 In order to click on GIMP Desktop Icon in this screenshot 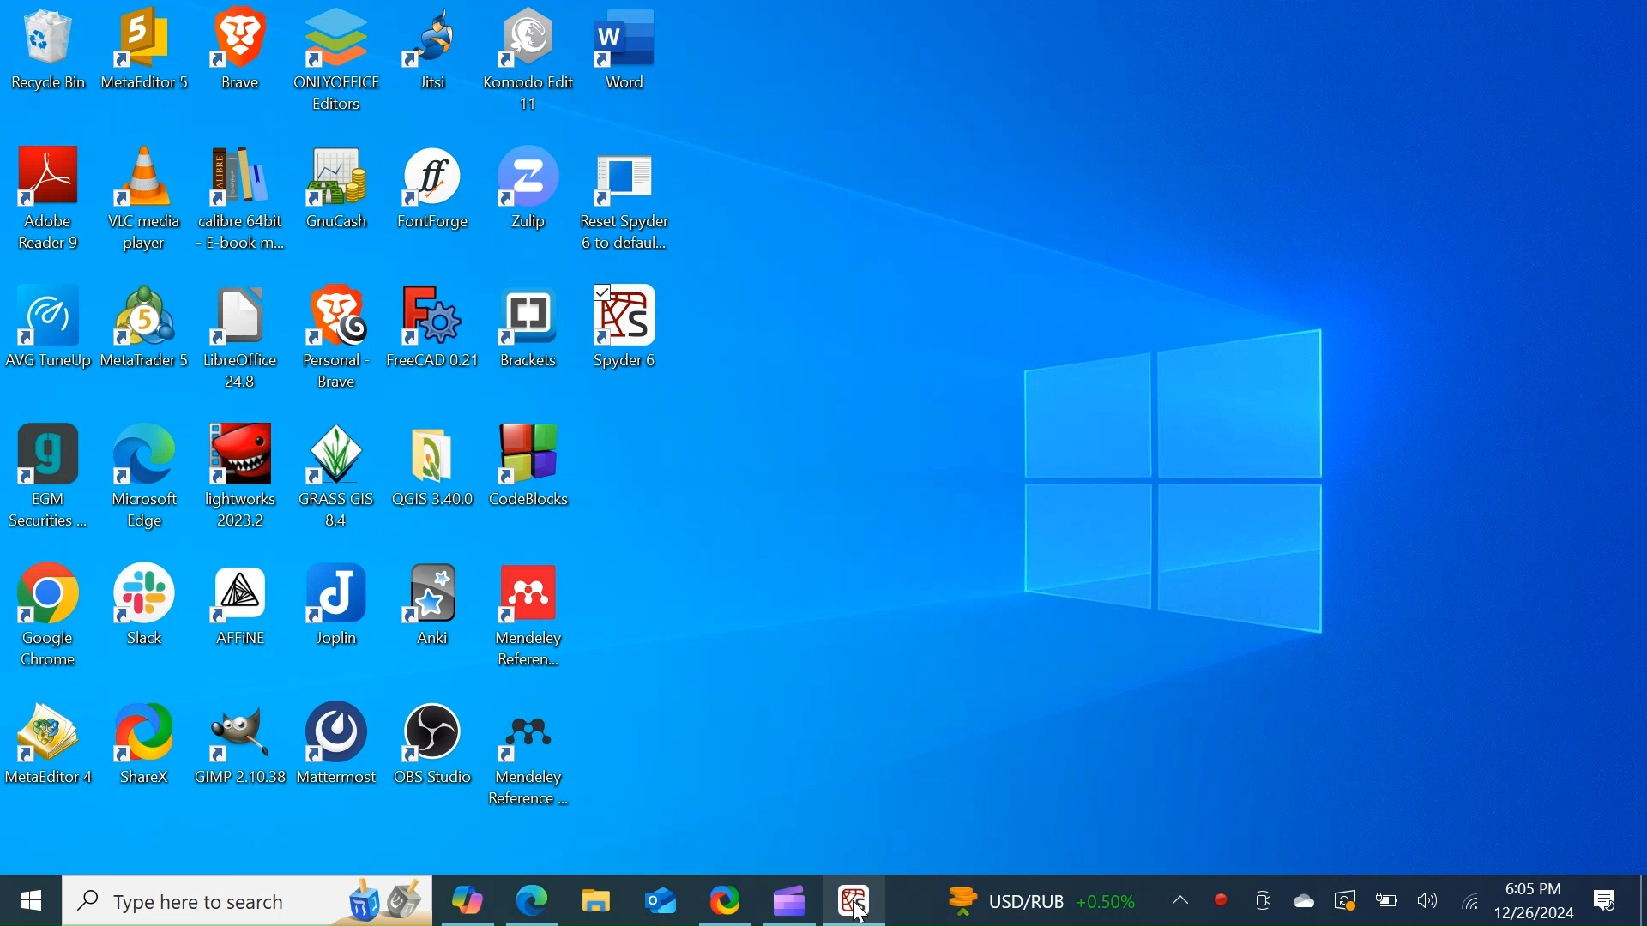, I will do `click(238, 751)`.